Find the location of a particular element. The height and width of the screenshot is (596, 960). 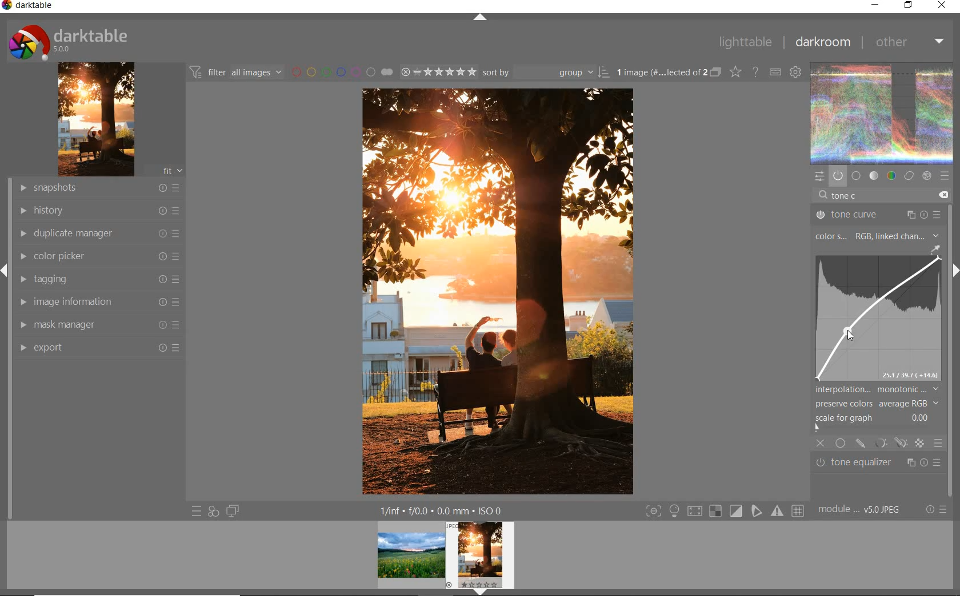

color is located at coordinates (892, 175).